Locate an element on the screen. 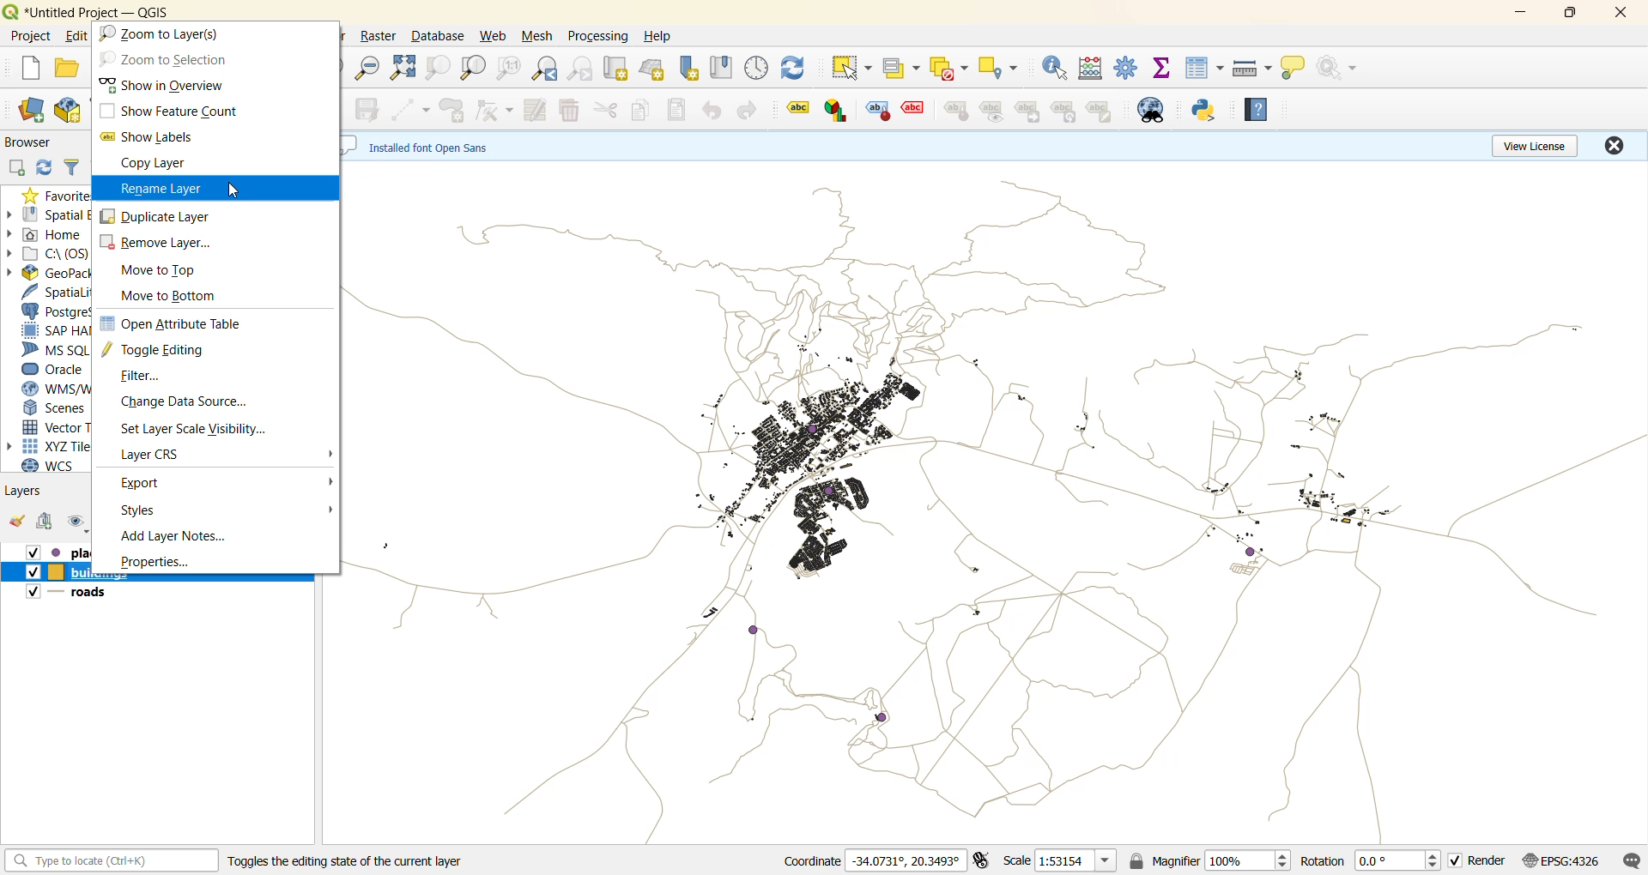 The height and width of the screenshot is (875, 1648). new spatial bookmark is located at coordinates (688, 68).